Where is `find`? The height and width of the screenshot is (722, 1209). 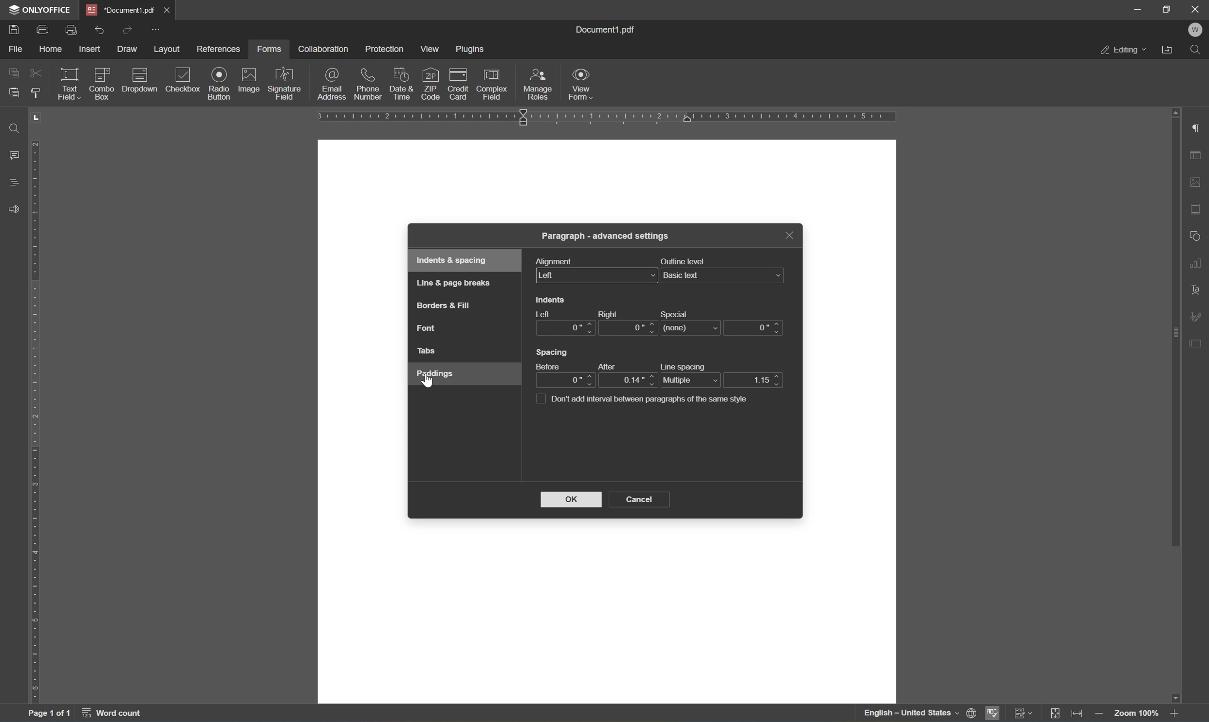
find is located at coordinates (11, 127).